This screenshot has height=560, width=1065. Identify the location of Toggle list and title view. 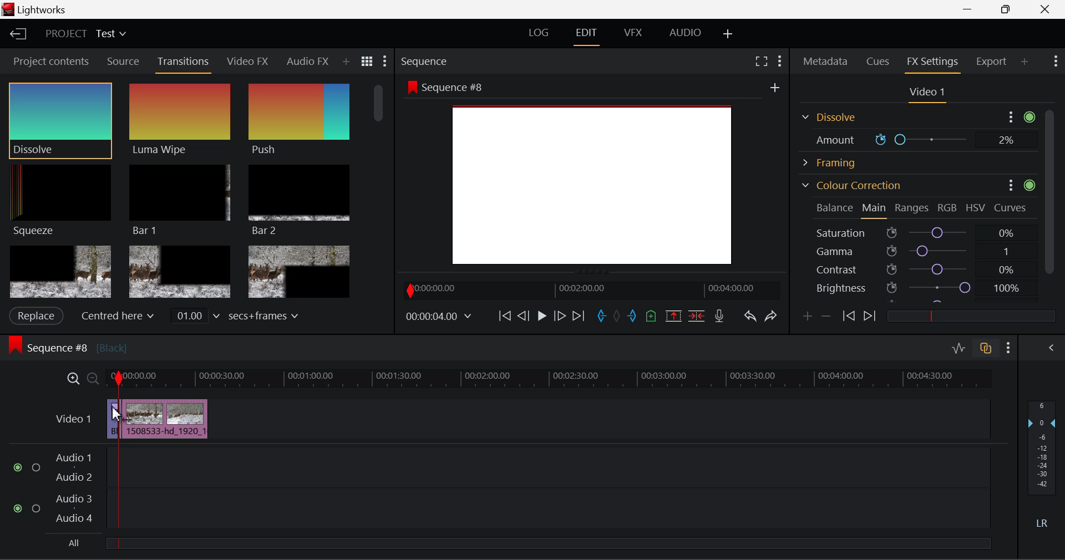
(367, 61).